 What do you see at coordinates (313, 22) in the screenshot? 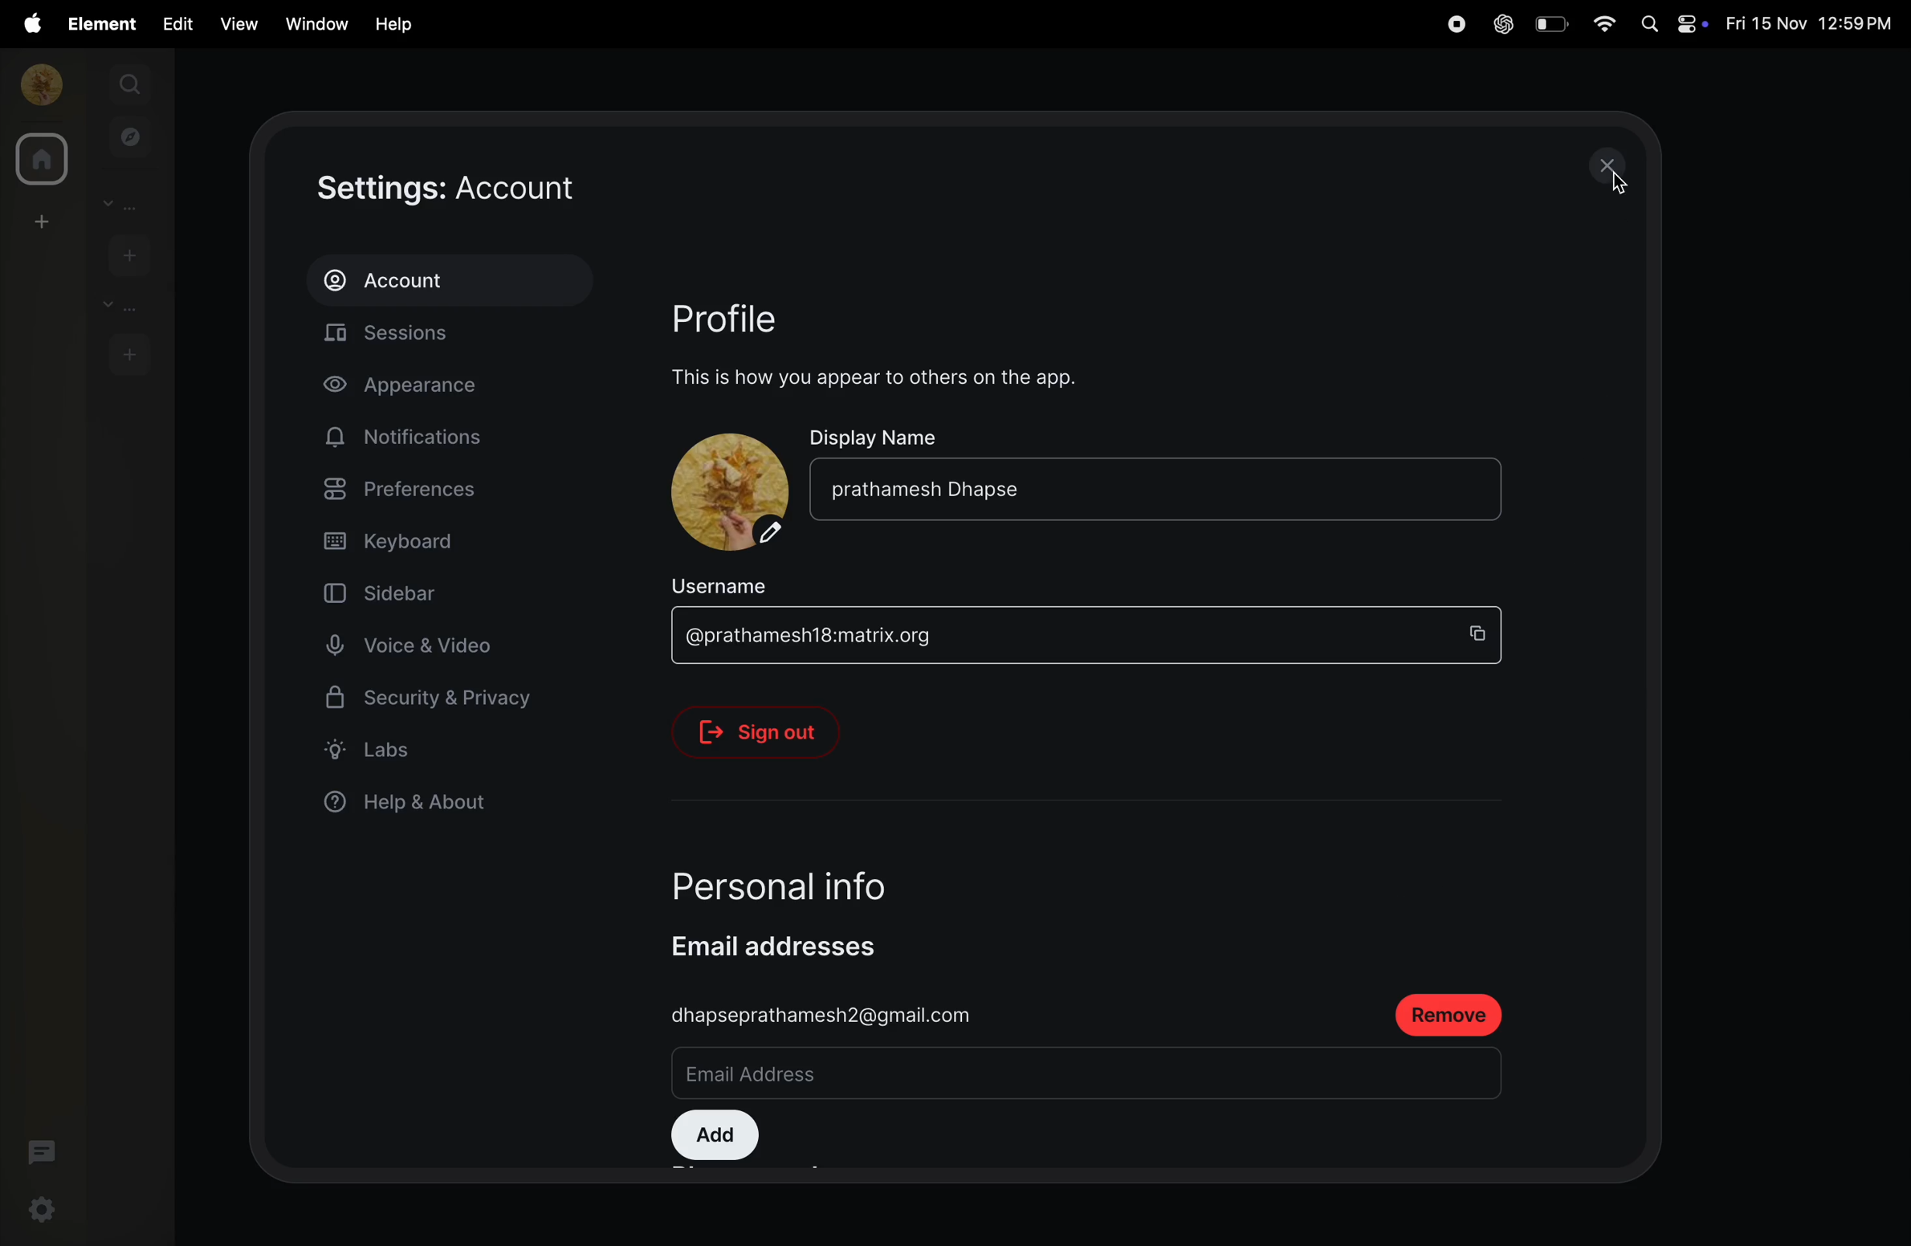
I see `window` at bounding box center [313, 22].